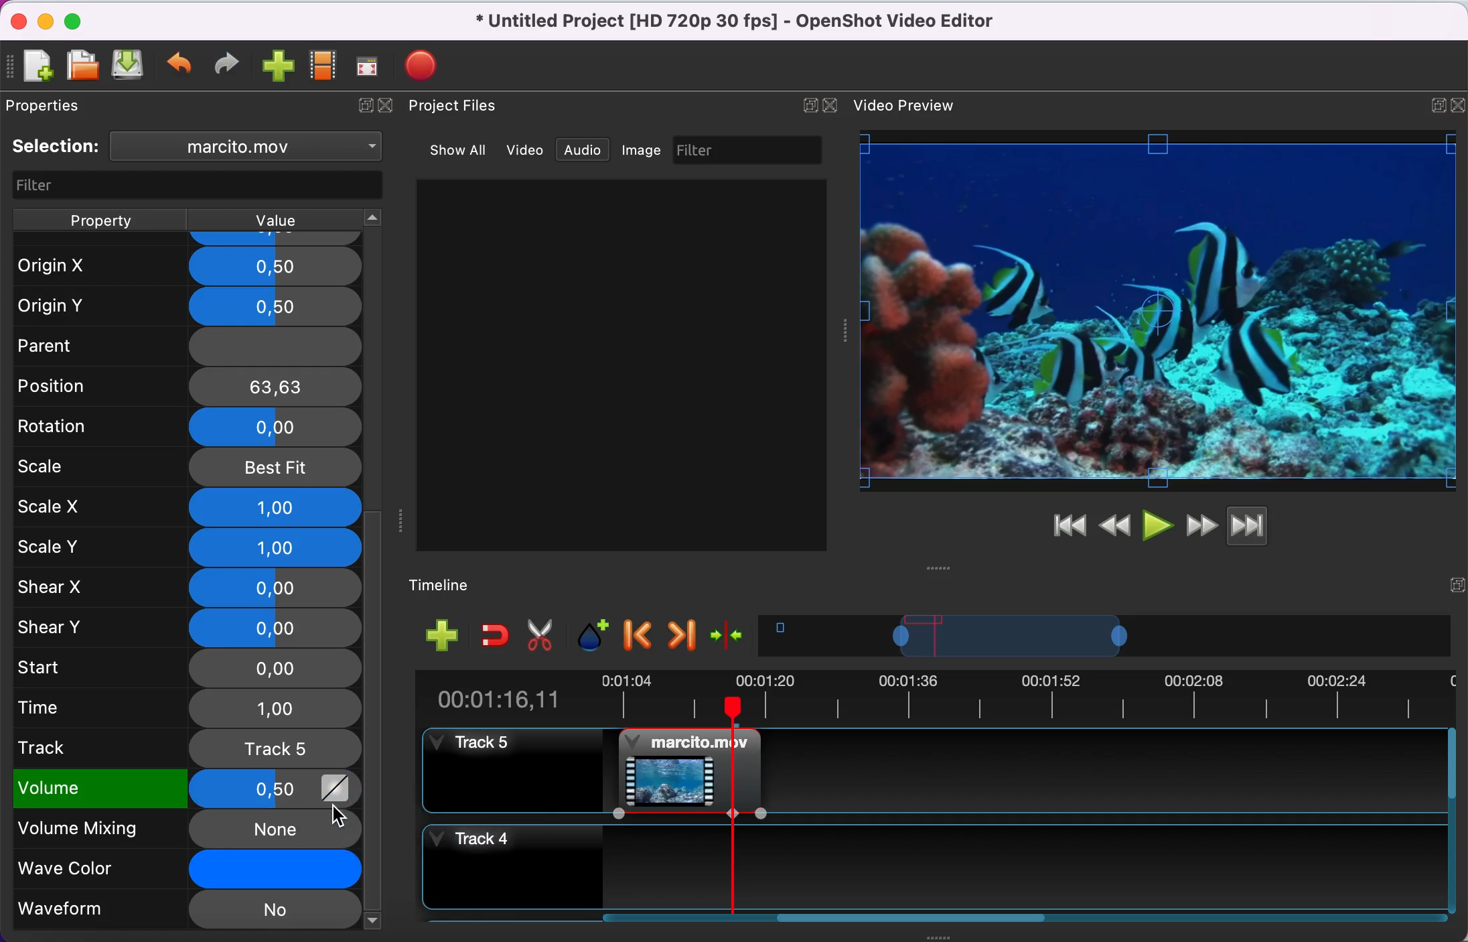  Describe the element at coordinates (806, 105) in the screenshot. I see `expand/hide` at that location.